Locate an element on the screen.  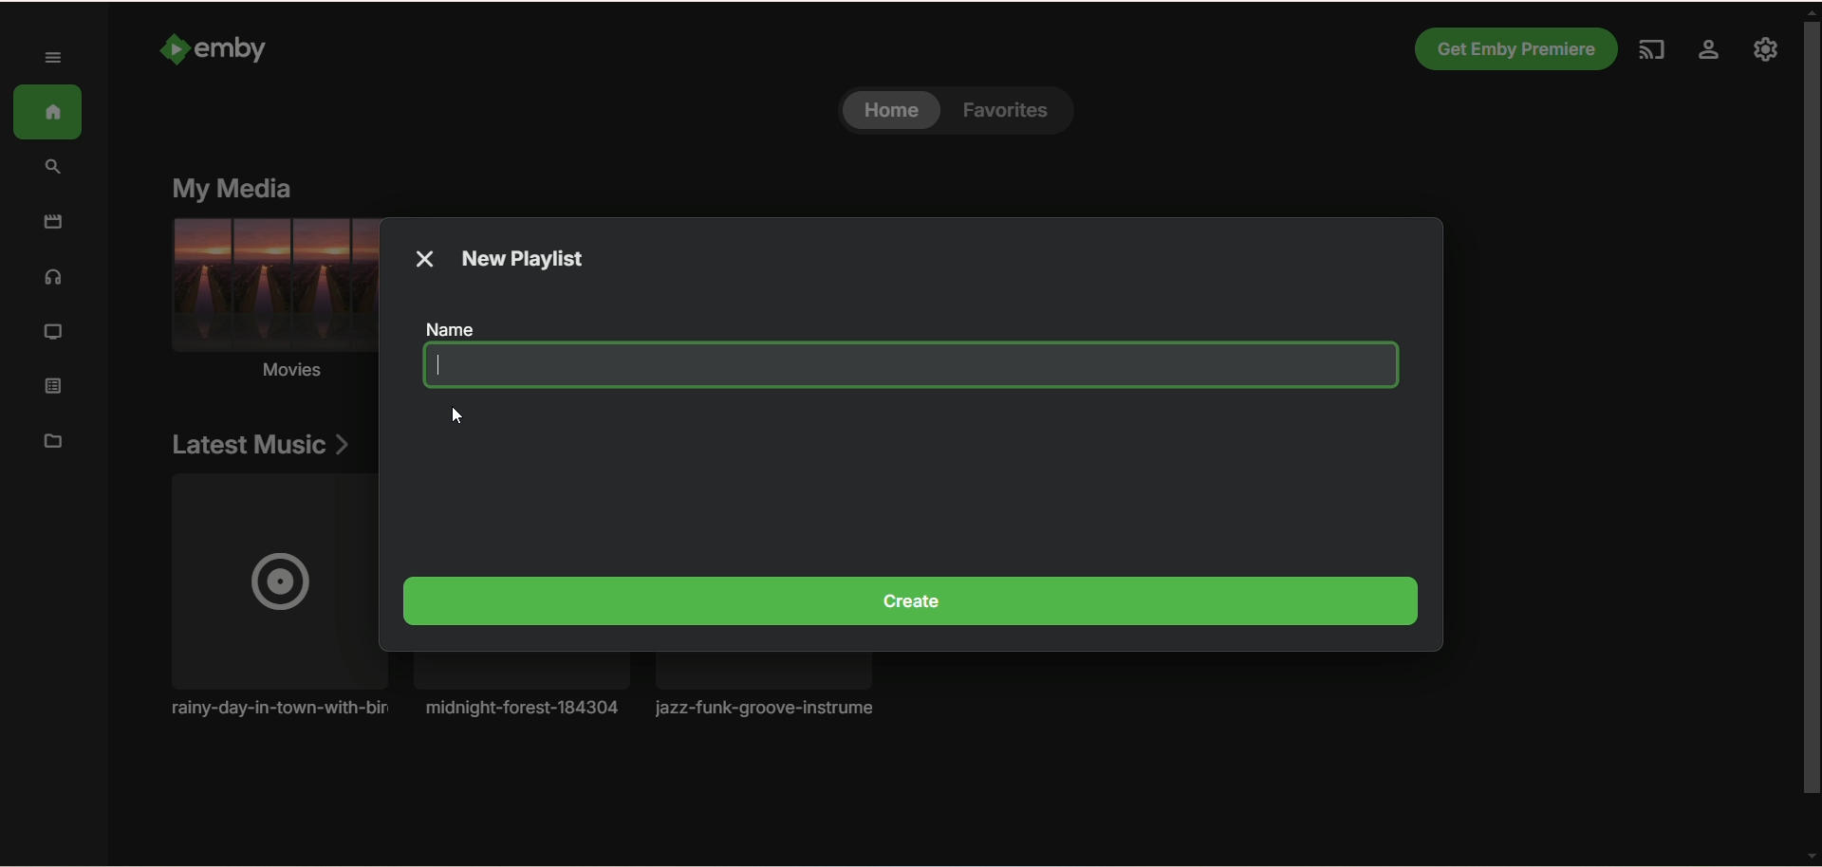
music is located at coordinates (54, 281).